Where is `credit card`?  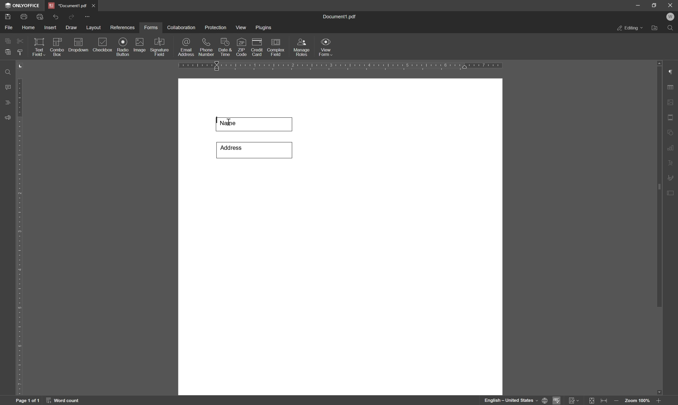 credit card is located at coordinates (257, 47).